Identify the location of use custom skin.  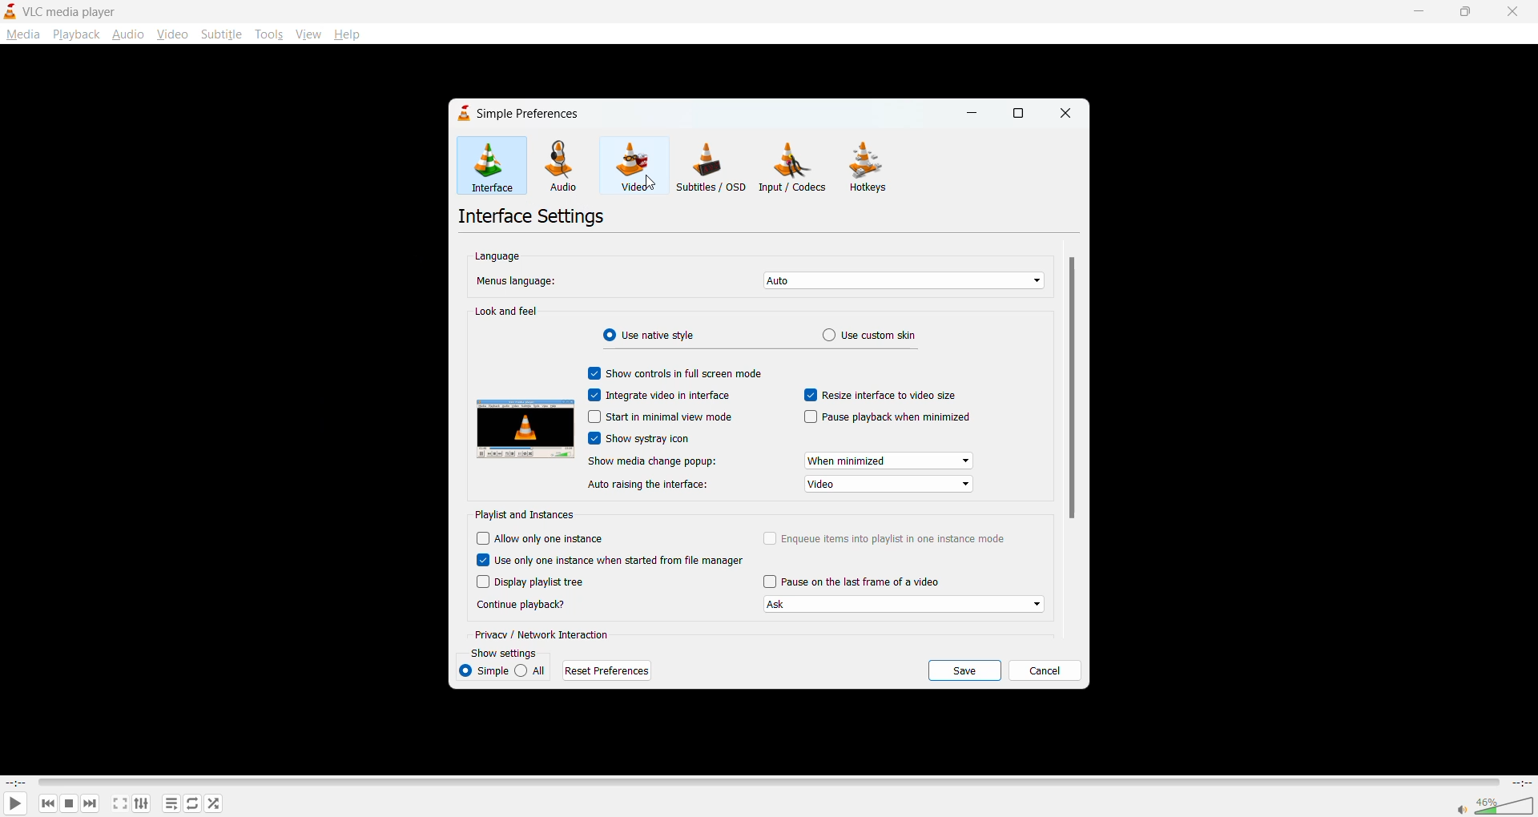
(868, 337).